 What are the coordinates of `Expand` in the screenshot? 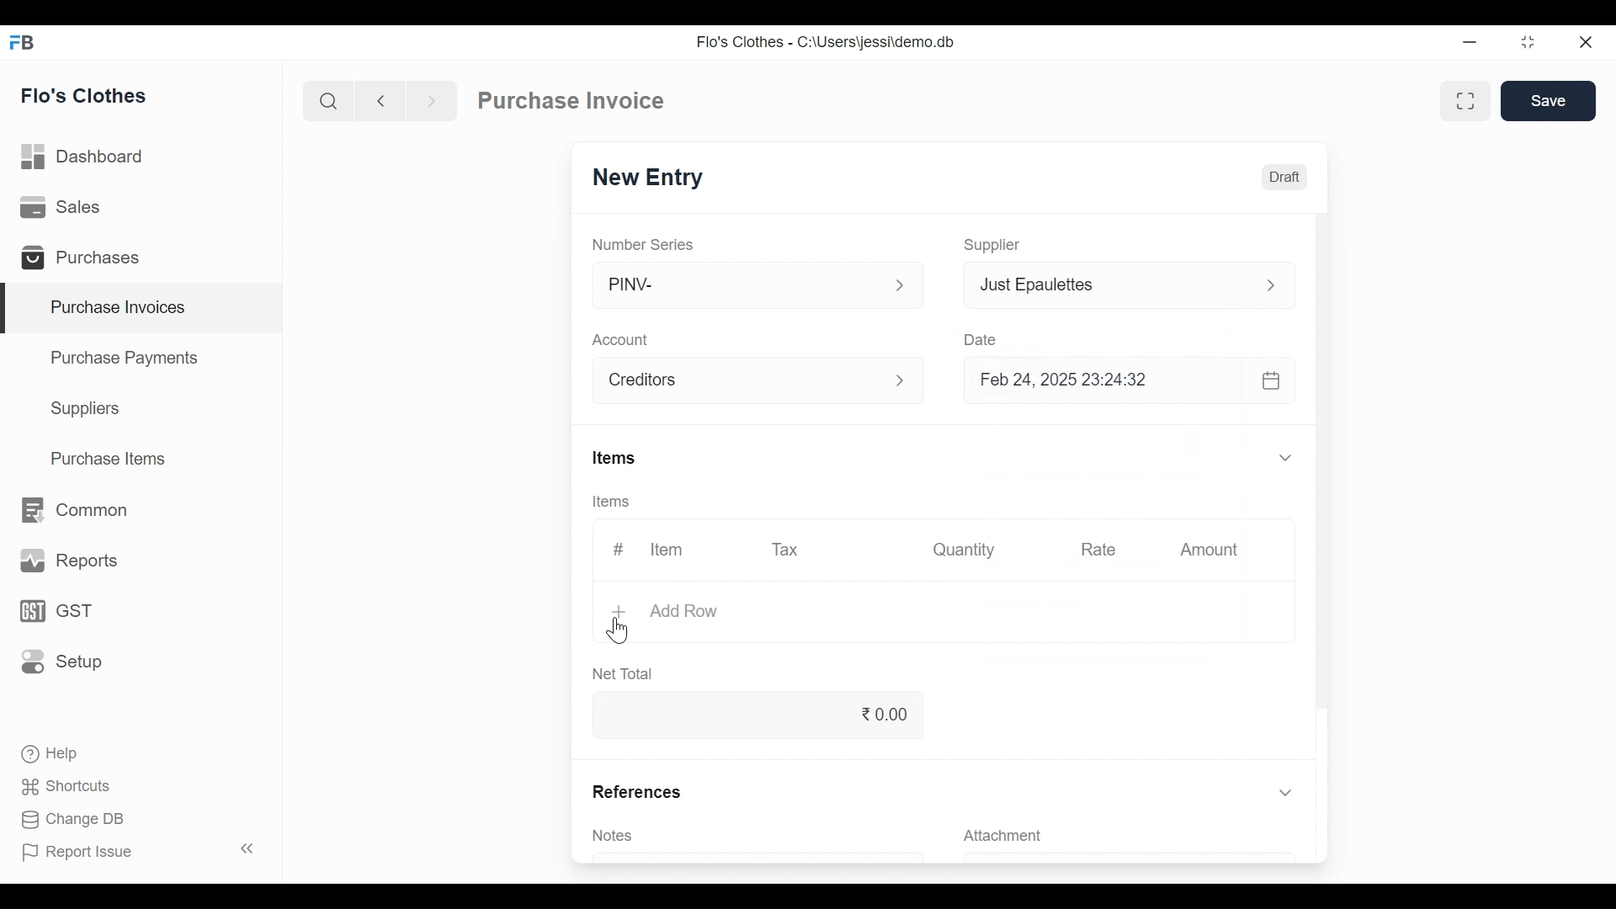 It's located at (1270, 285).